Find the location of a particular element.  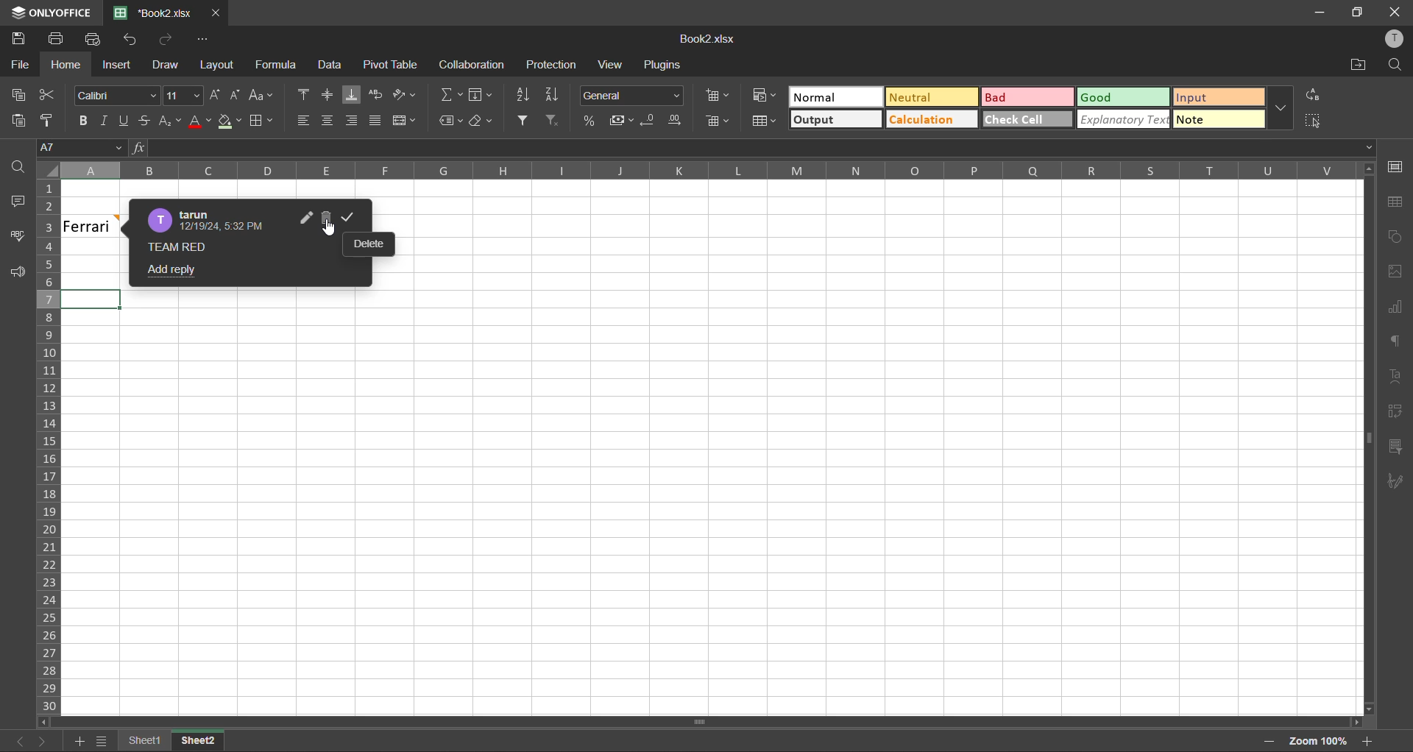

paste is located at coordinates (18, 122).